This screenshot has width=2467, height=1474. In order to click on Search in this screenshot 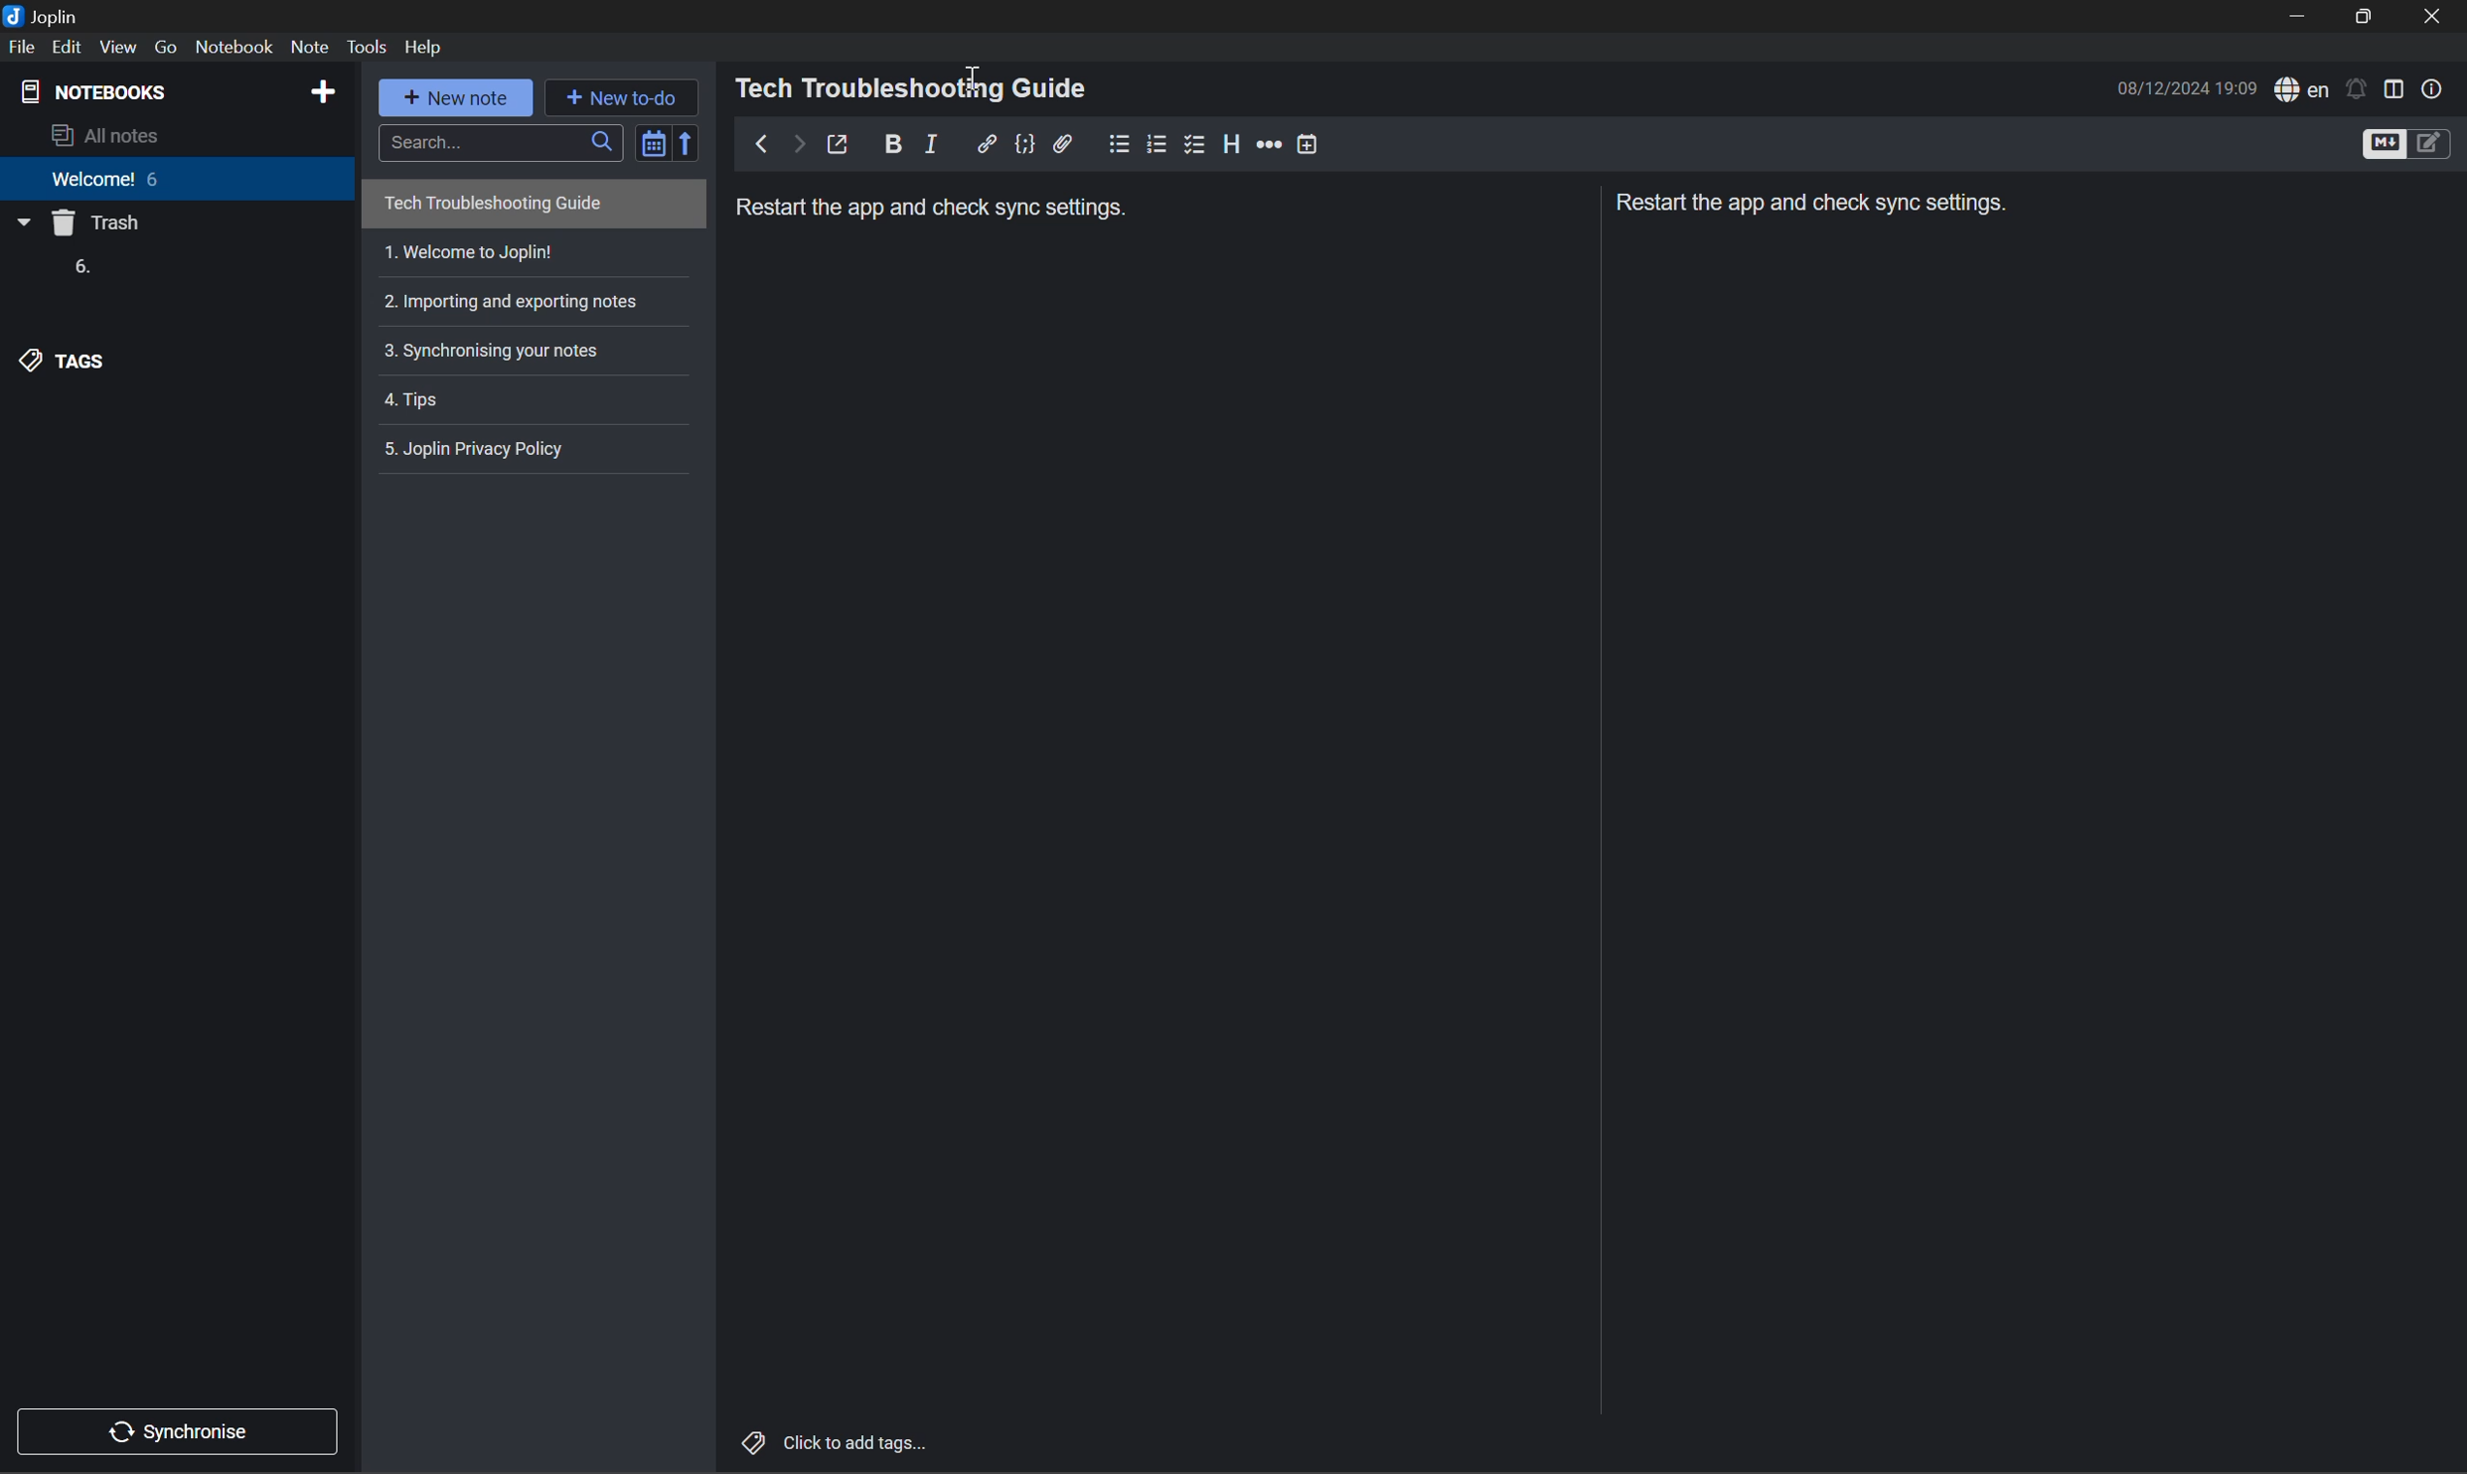, I will do `click(498, 140)`.